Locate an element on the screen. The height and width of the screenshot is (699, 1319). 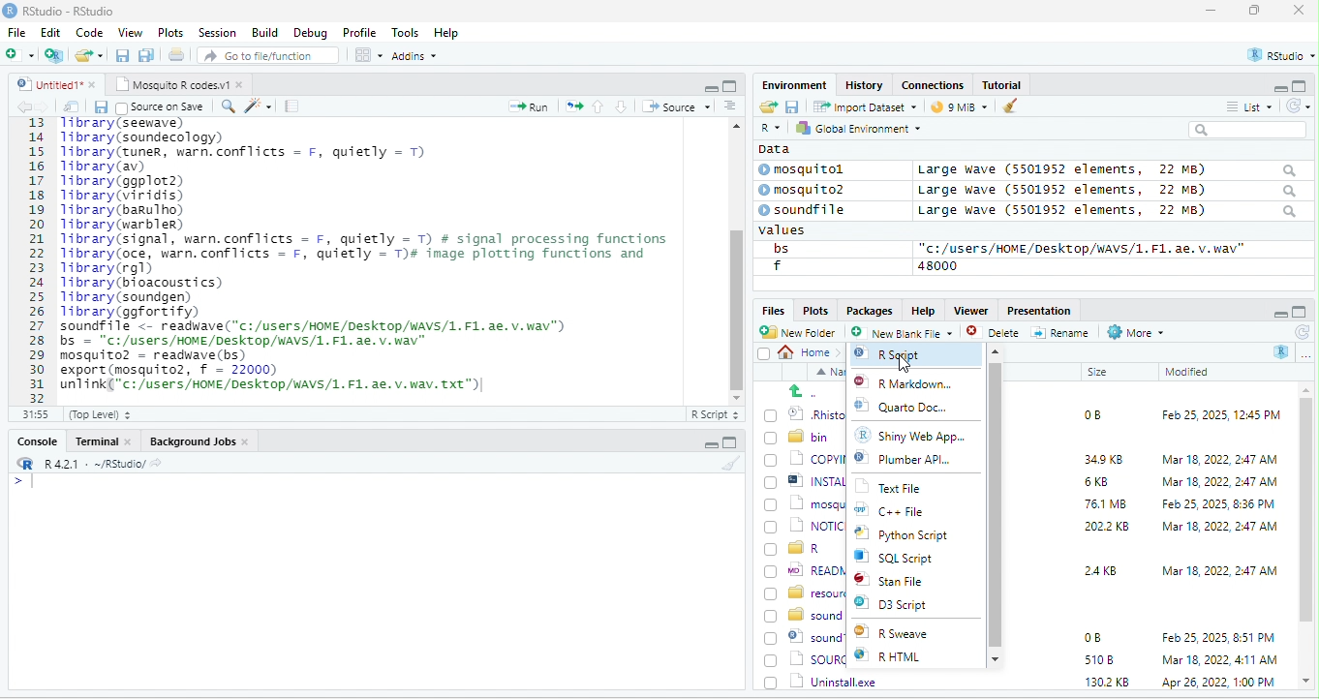
9 mb is located at coordinates (962, 108).